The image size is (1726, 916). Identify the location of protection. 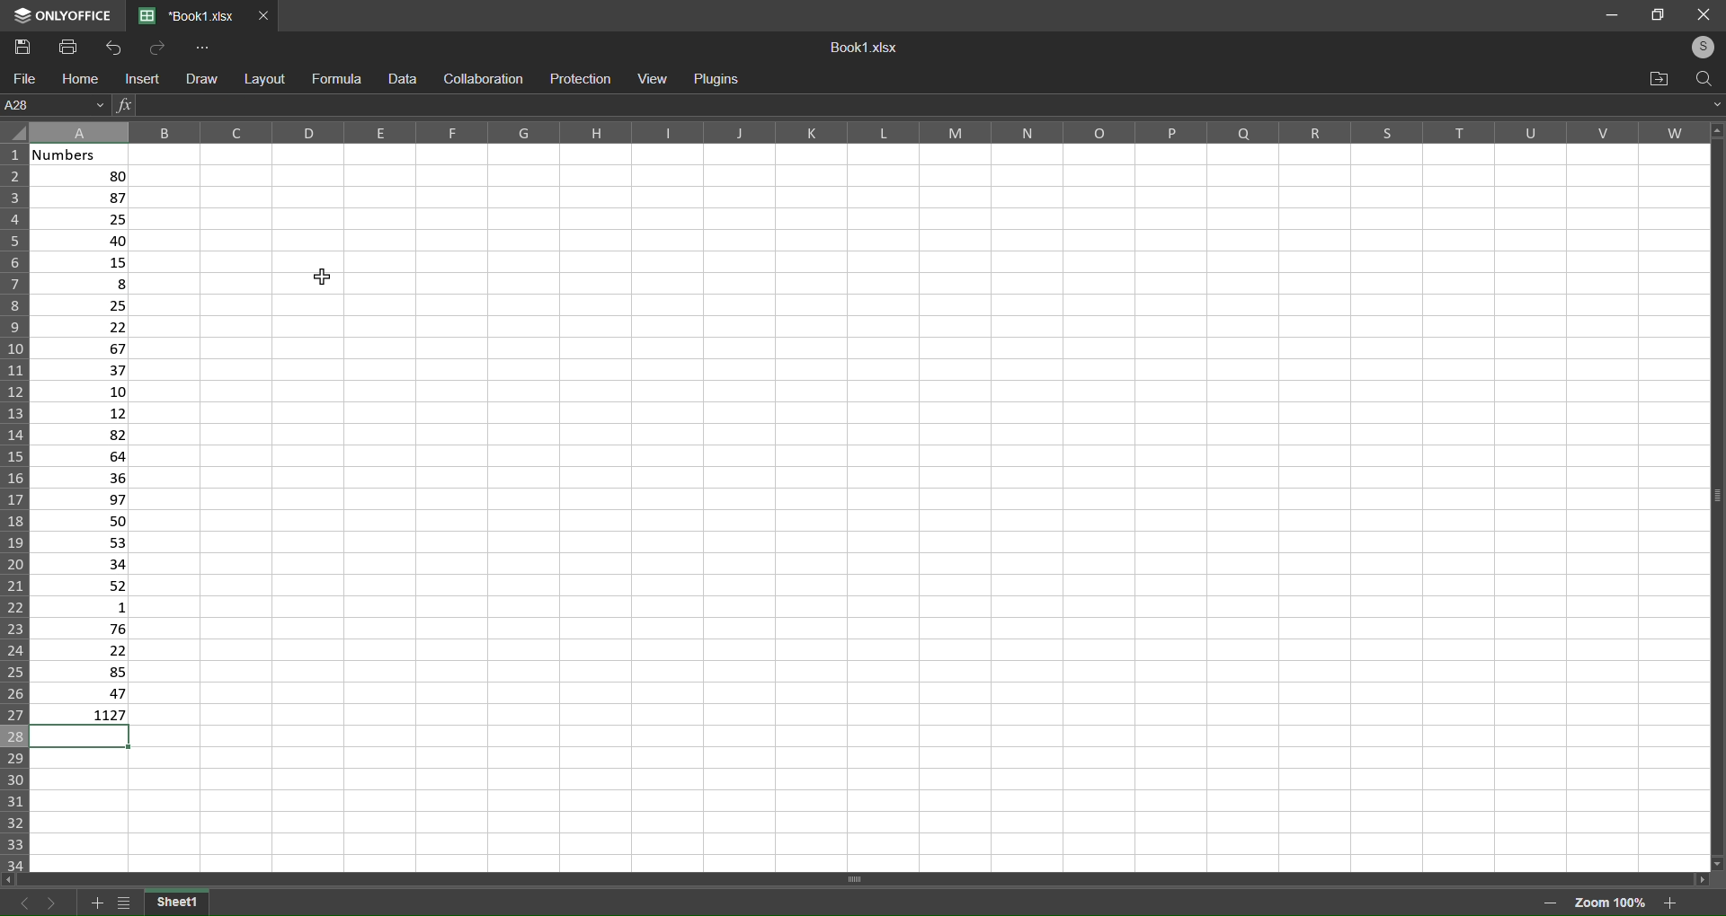
(582, 80).